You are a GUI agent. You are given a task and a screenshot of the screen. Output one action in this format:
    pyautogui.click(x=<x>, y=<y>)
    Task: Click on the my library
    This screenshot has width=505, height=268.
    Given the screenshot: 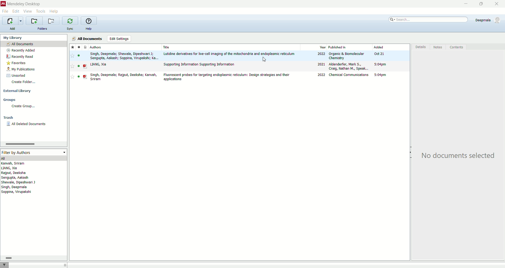 What is the action you would take?
    pyautogui.click(x=12, y=38)
    